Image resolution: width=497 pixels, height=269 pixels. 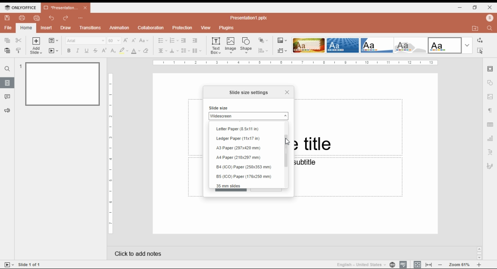 What do you see at coordinates (146, 51) in the screenshot?
I see `erase` at bounding box center [146, 51].